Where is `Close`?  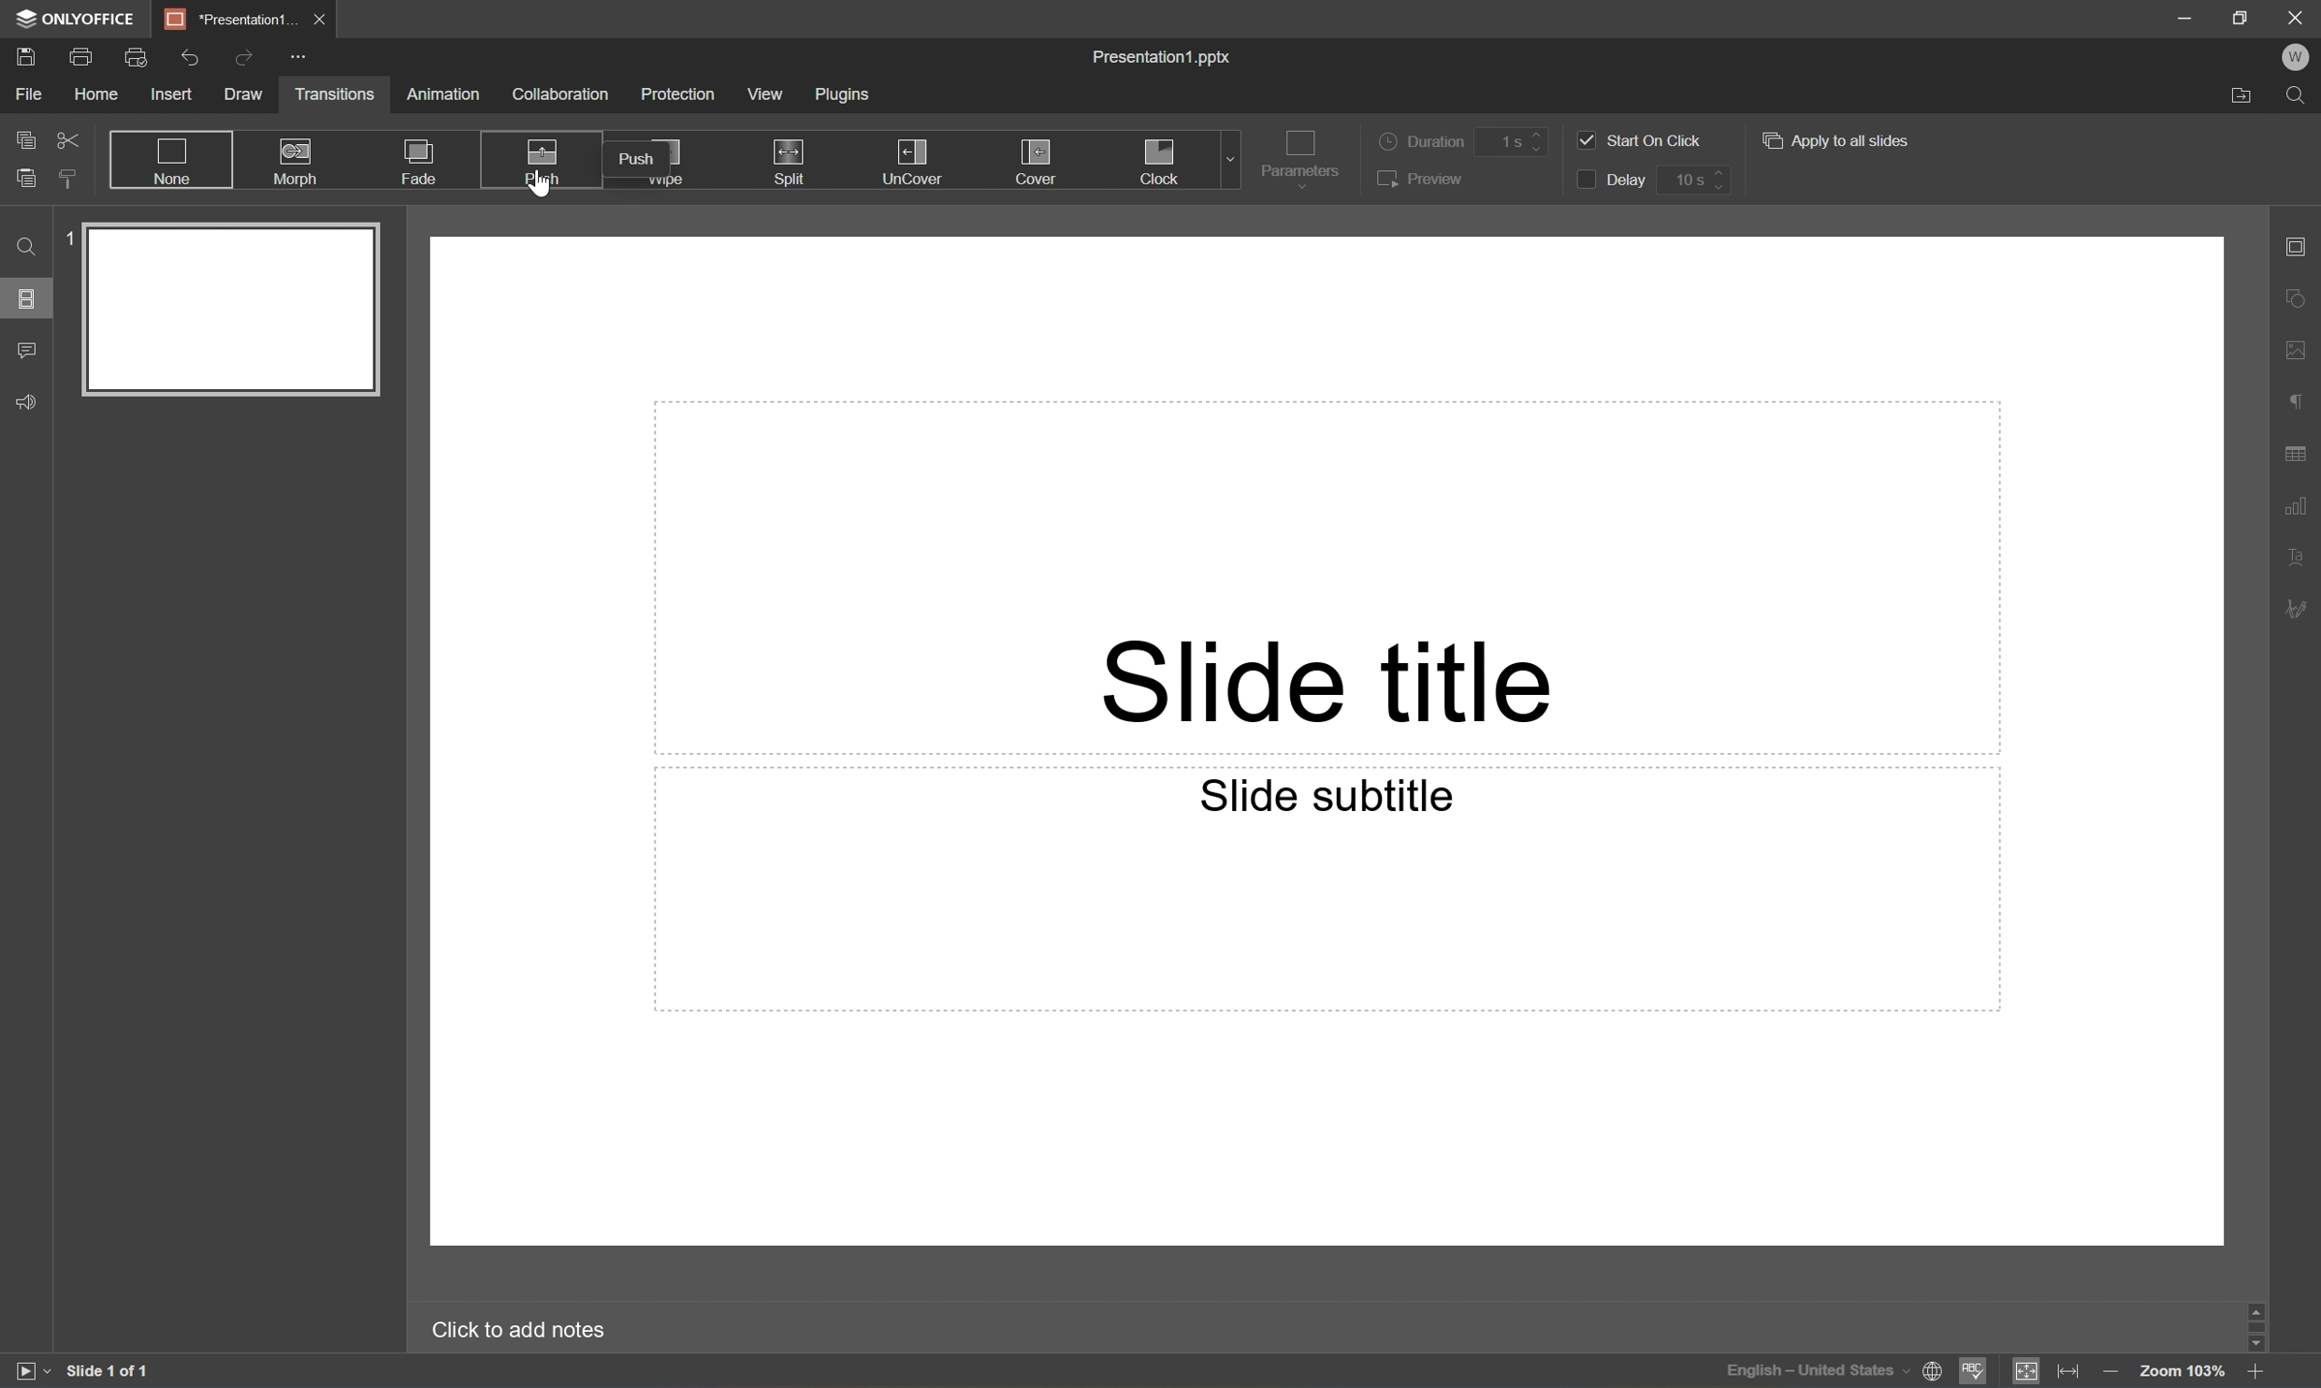
Close is located at coordinates (321, 19).